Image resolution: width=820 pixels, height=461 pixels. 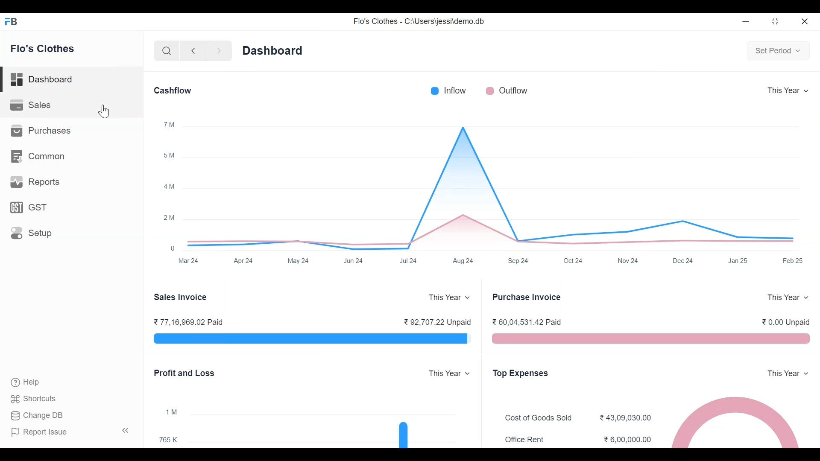 I want to click on Expand, so click(x=807, y=91).